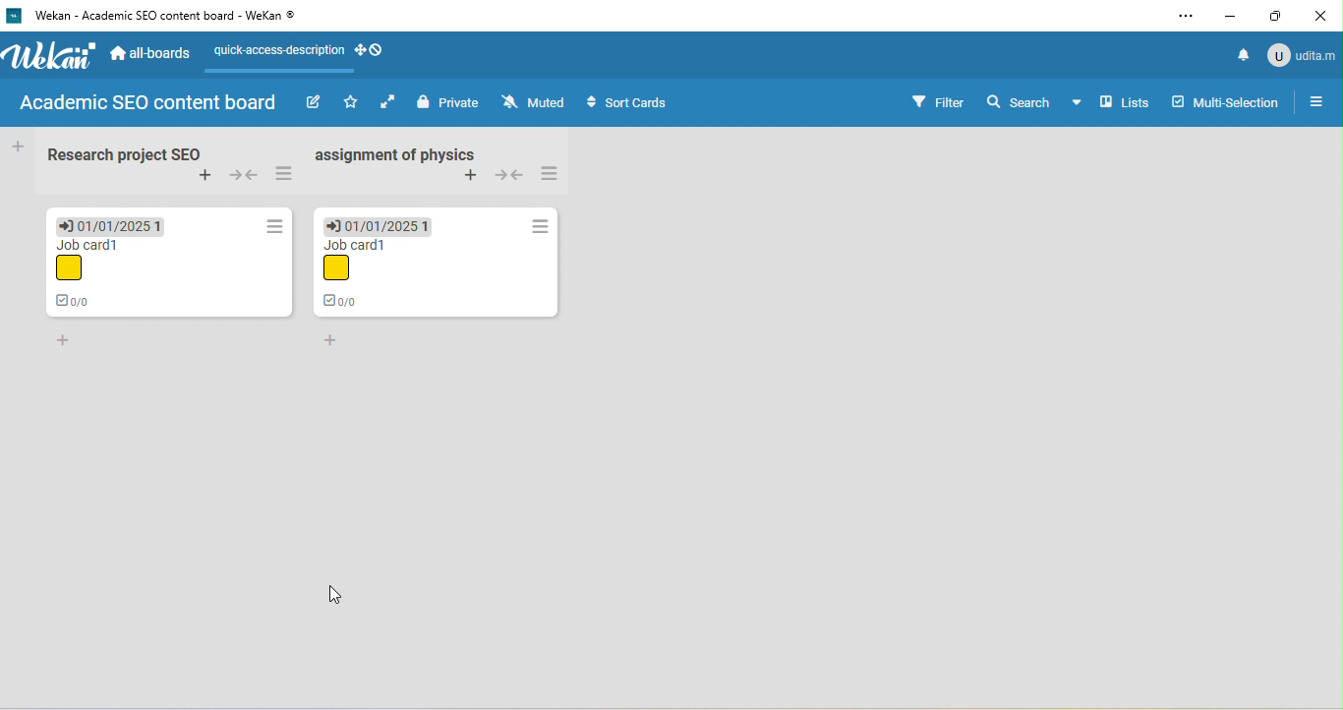 This screenshot has height=710, width=1343. I want to click on lists, so click(1124, 103).